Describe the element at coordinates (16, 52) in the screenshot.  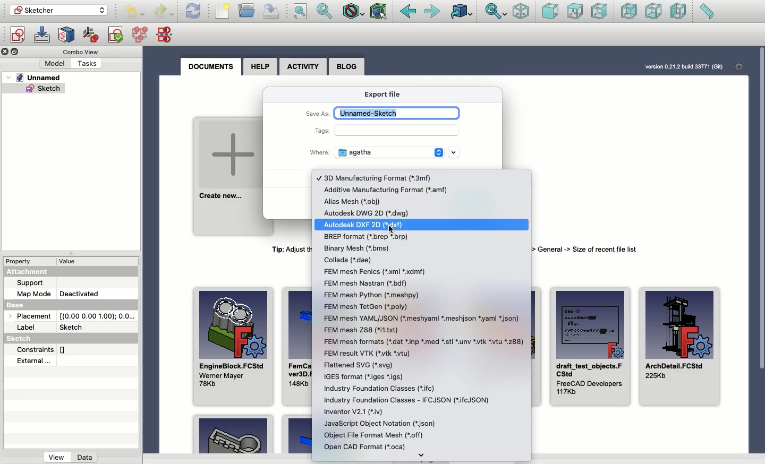
I see `Collapse` at that location.